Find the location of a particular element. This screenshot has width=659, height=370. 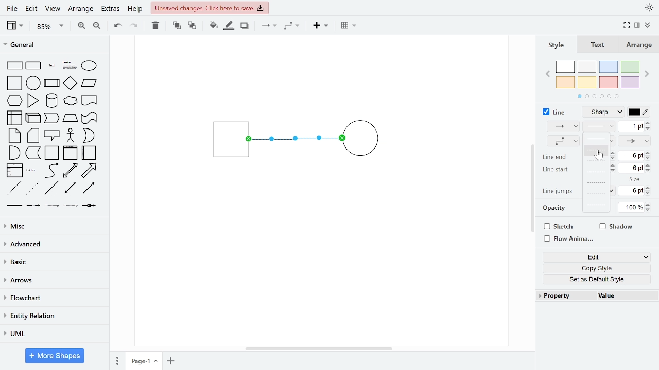

add page is located at coordinates (171, 361).